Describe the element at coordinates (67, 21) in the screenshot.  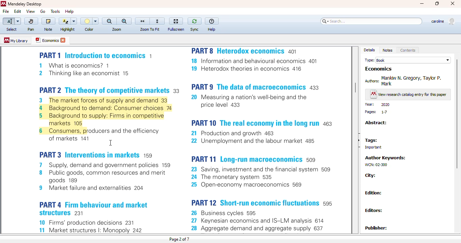
I see `highlight` at that location.